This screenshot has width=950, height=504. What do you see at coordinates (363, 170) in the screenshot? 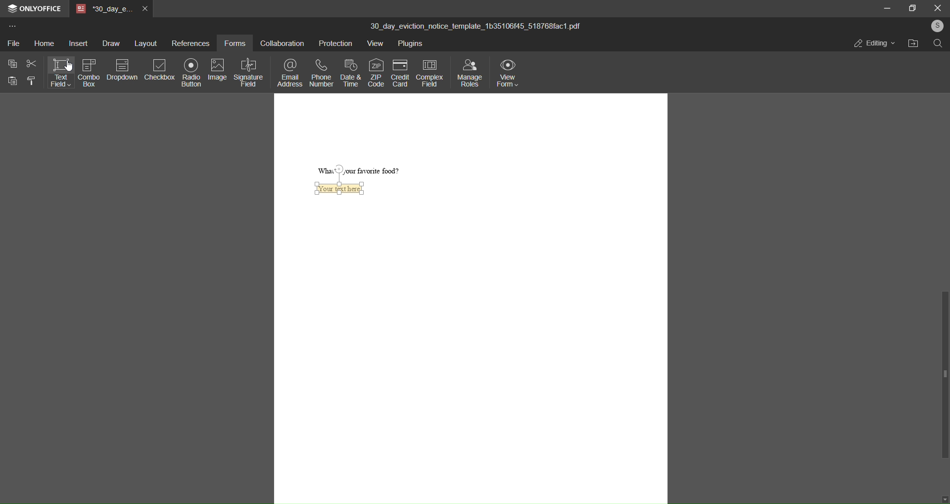
I see `What's your favorite food?` at bounding box center [363, 170].